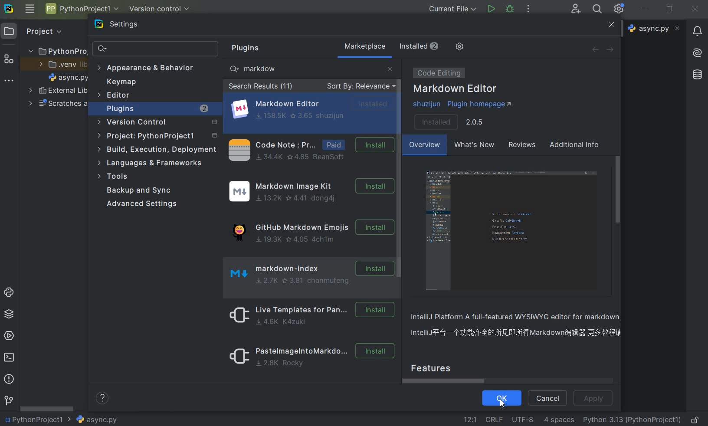  Describe the element at coordinates (697, 75) in the screenshot. I see `database` at that location.